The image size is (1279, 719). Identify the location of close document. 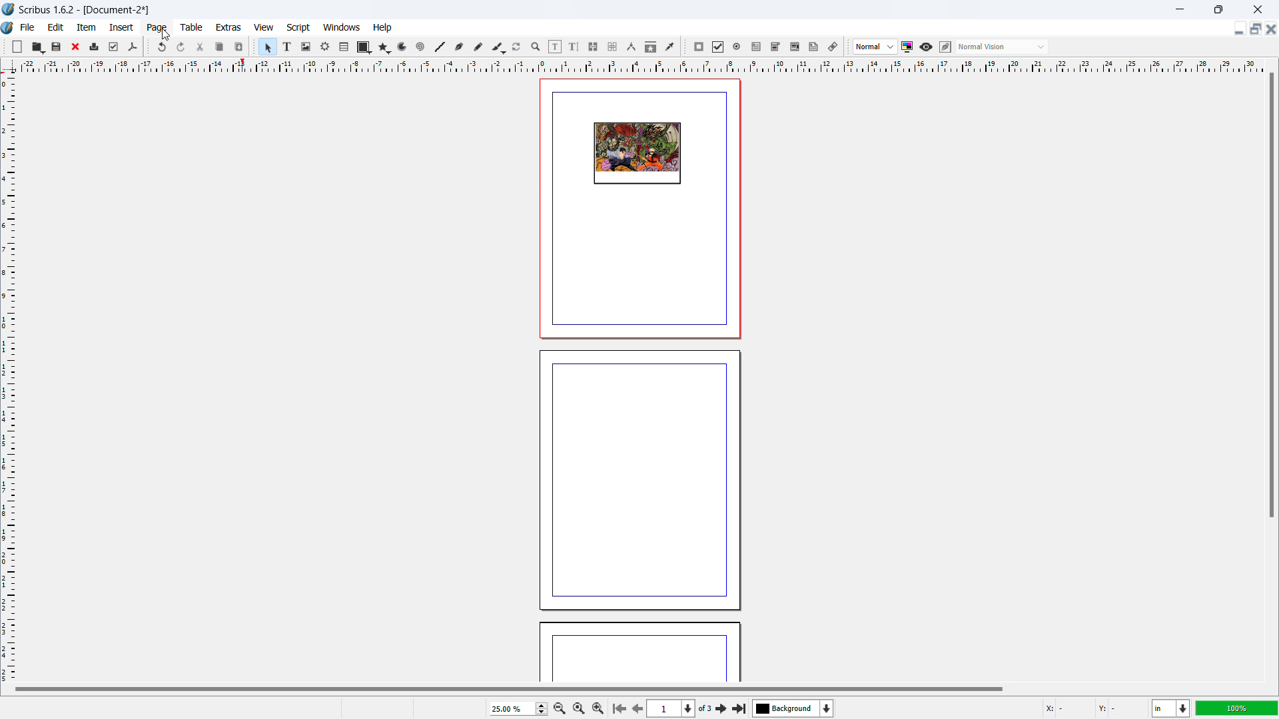
(1271, 29).